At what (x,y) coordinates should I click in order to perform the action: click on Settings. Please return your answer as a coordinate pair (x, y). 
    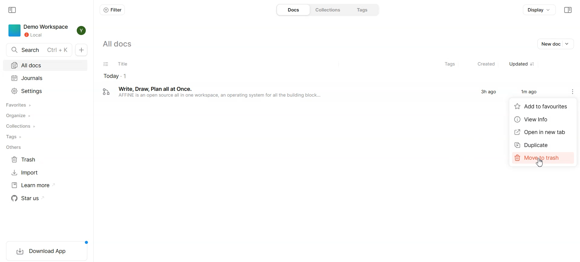
    Looking at the image, I should click on (45, 91).